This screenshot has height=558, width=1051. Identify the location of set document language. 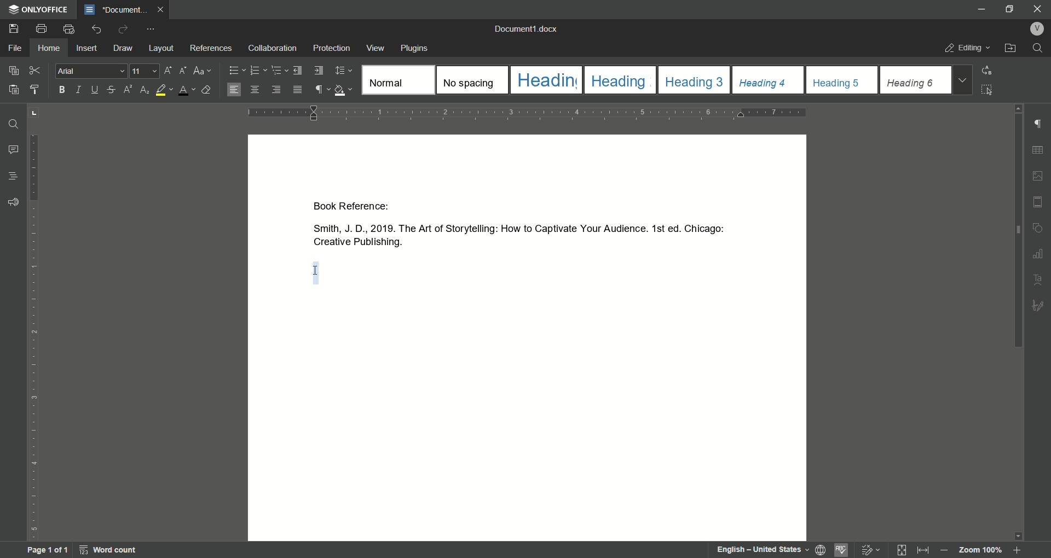
(821, 549).